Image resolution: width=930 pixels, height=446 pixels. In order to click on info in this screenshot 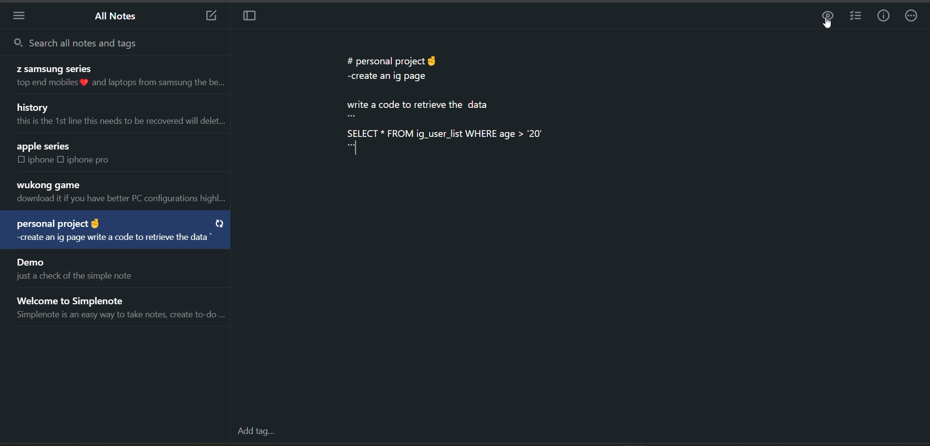, I will do `click(883, 16)`.